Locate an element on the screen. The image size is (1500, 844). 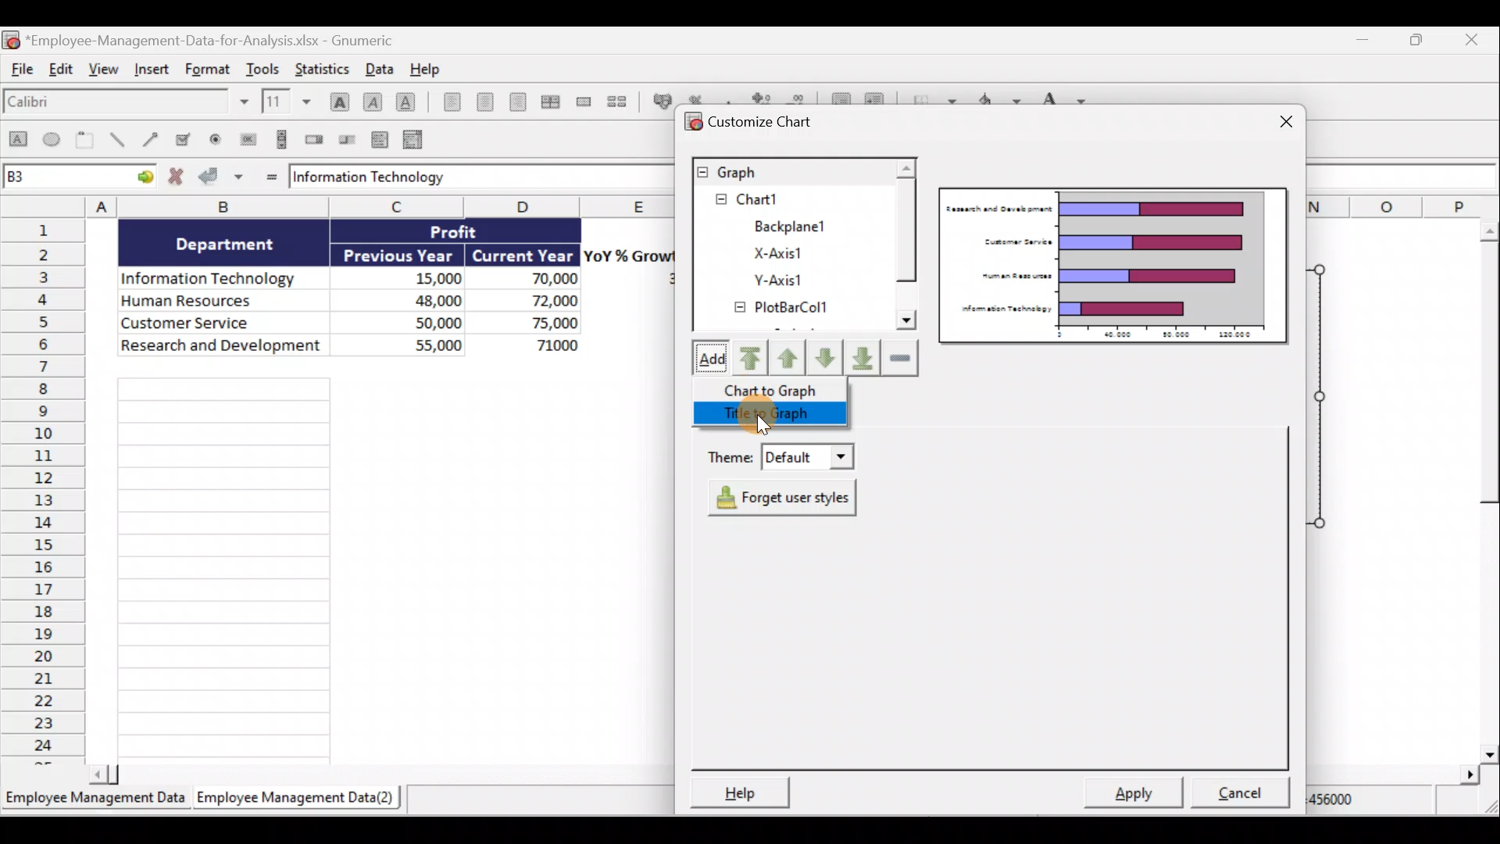
Italic is located at coordinates (373, 100).